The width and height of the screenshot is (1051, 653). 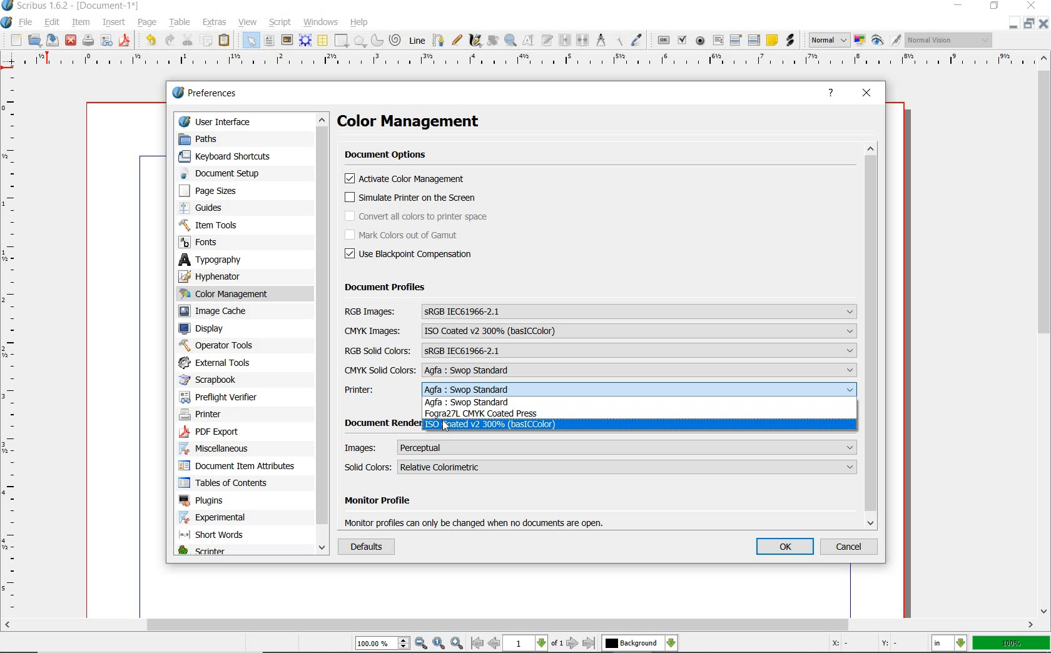 I want to click on document options, so click(x=389, y=156).